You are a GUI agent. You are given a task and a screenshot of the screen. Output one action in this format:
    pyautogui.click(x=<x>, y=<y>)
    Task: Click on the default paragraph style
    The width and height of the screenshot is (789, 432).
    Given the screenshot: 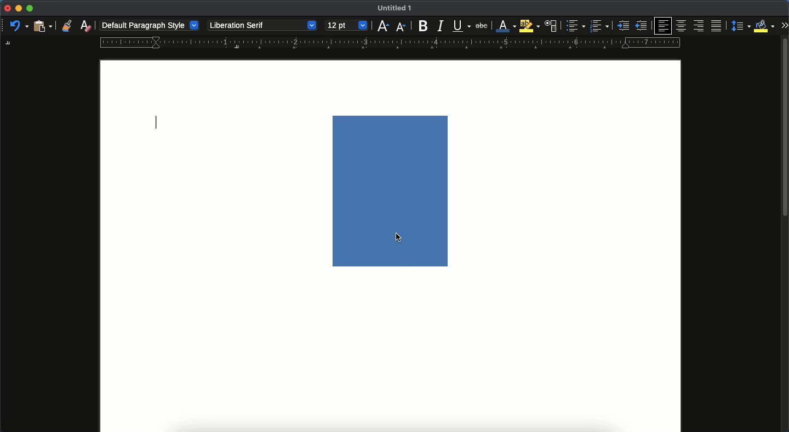 What is the action you would take?
    pyautogui.click(x=149, y=26)
    